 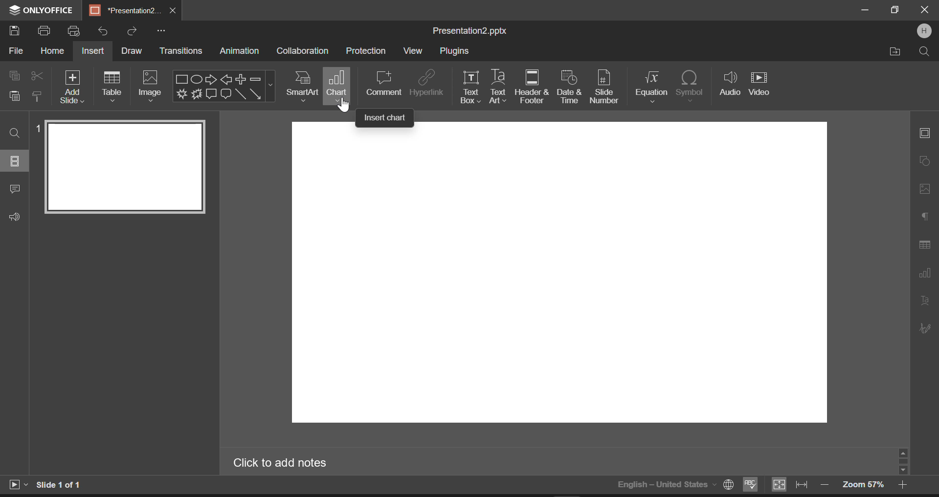 What do you see at coordinates (121, 166) in the screenshot?
I see `Slide 1` at bounding box center [121, 166].